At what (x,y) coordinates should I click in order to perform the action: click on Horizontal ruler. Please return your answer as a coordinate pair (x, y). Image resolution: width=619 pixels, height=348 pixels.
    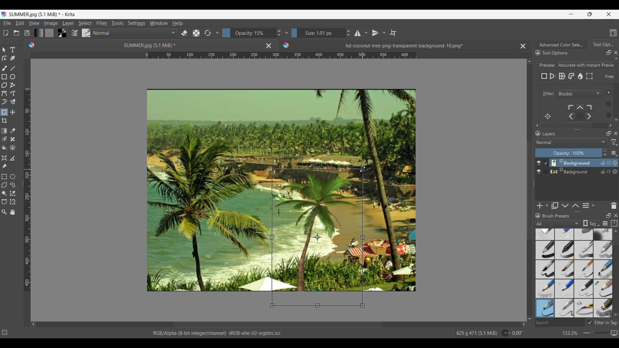
    Looking at the image, I should click on (281, 56).